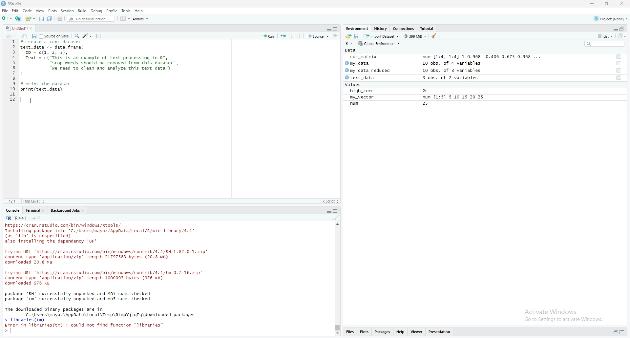 Image resolution: width=630 pixels, height=338 pixels. Describe the element at coordinates (360, 91) in the screenshot. I see `high_corr` at that location.